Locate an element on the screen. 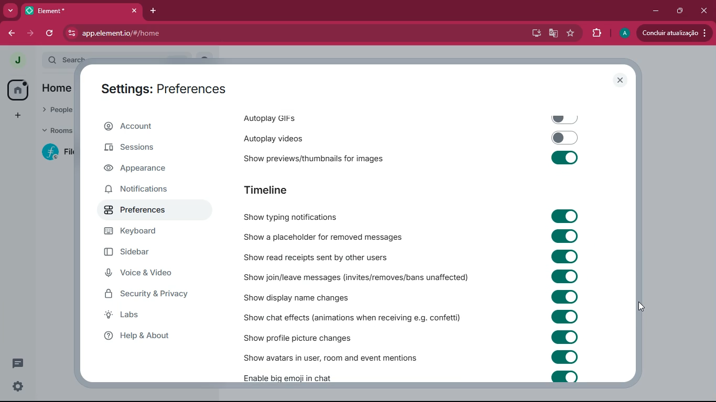 This screenshot has height=402, width=716. Show display name changes is located at coordinates (410, 297).